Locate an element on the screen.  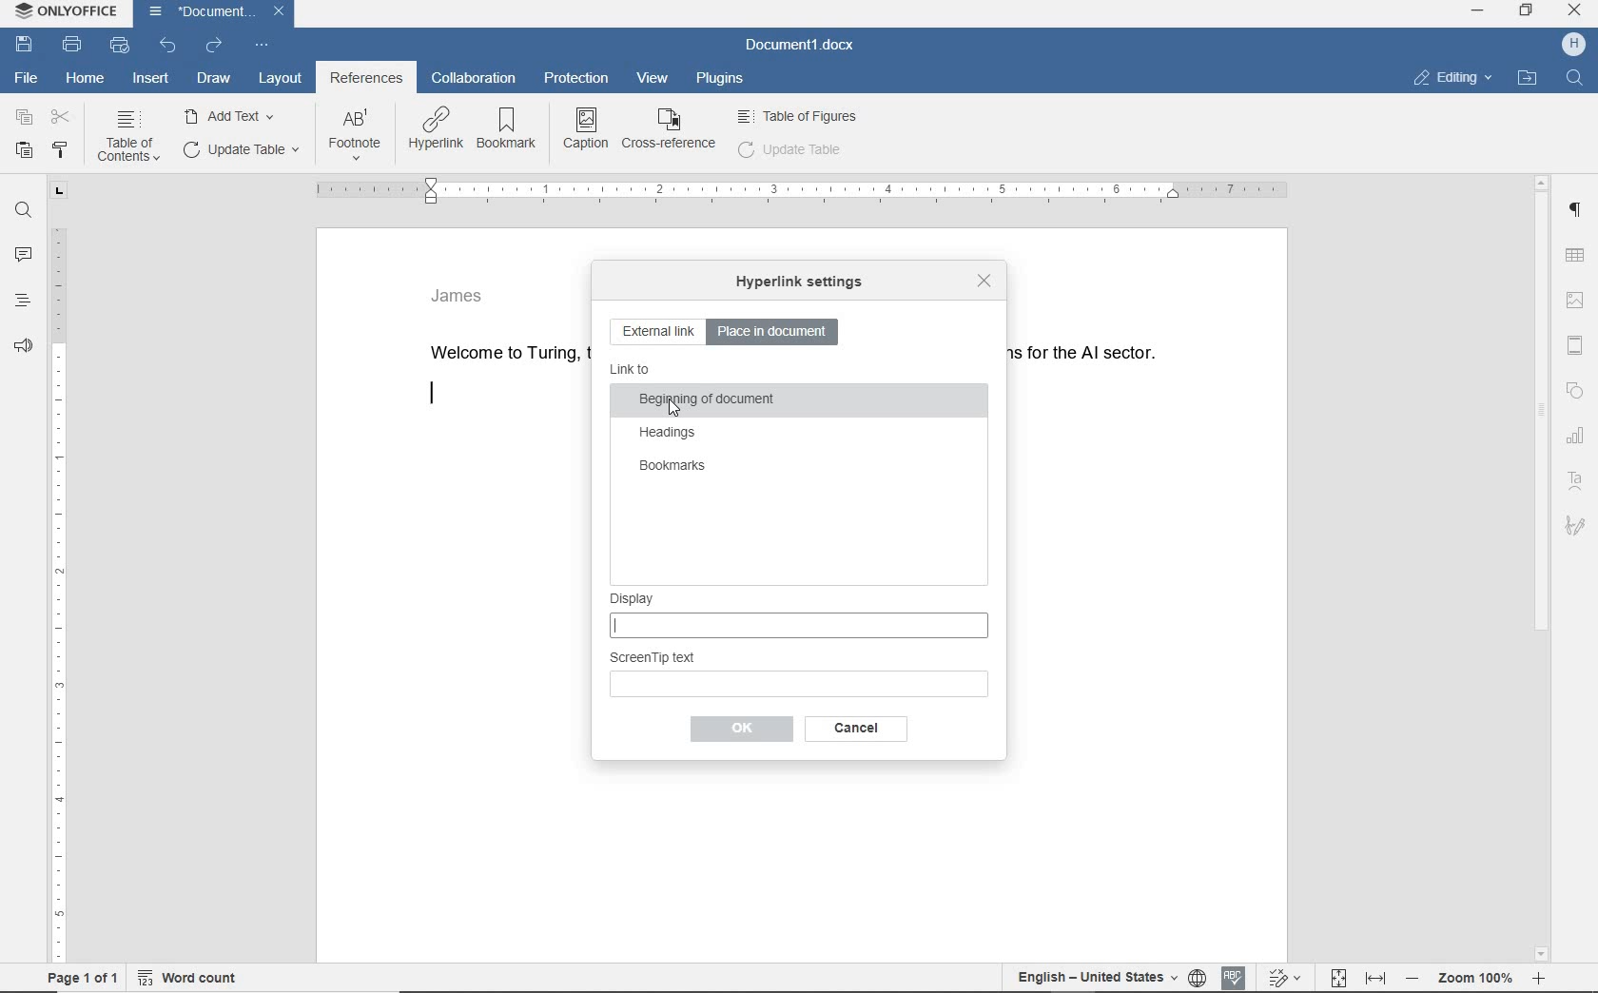
print file is located at coordinates (73, 46).